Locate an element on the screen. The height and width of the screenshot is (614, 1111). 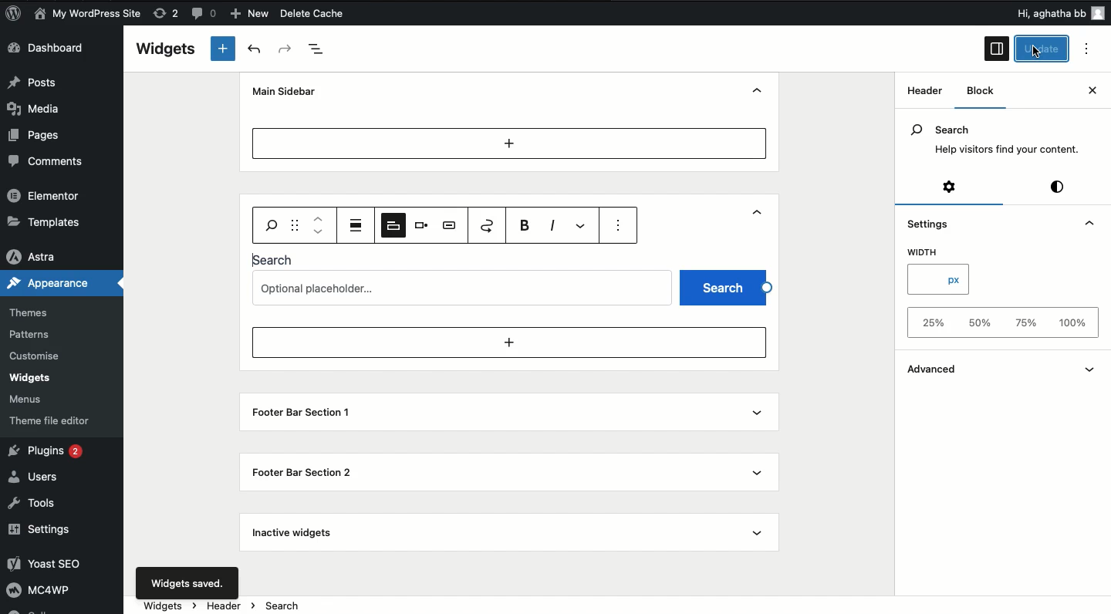
Show is located at coordinates (760, 216).